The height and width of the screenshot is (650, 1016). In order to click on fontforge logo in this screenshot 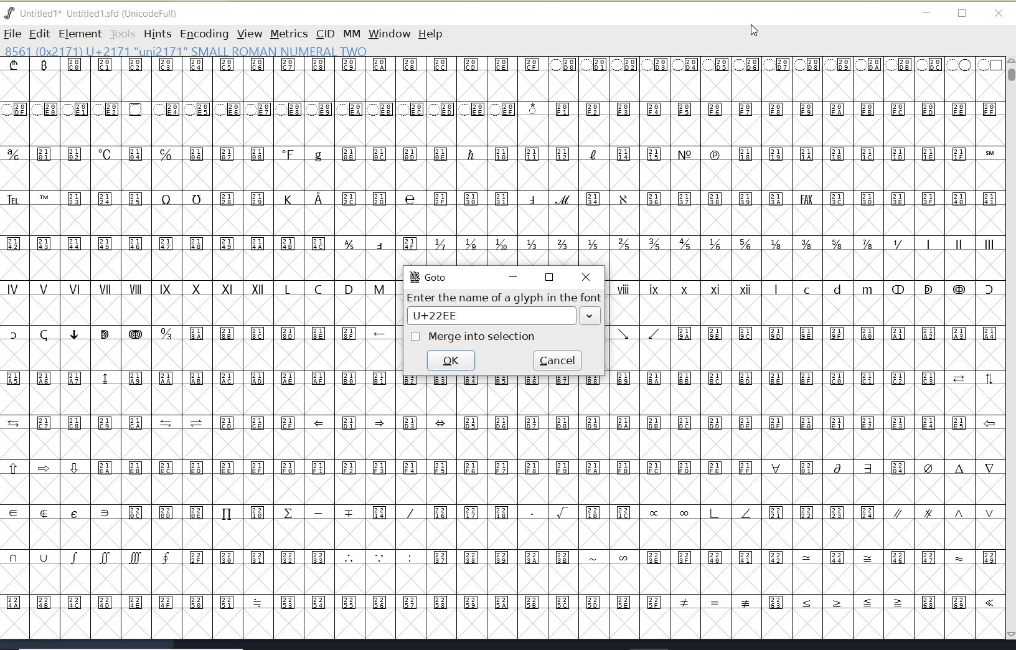, I will do `click(10, 13)`.